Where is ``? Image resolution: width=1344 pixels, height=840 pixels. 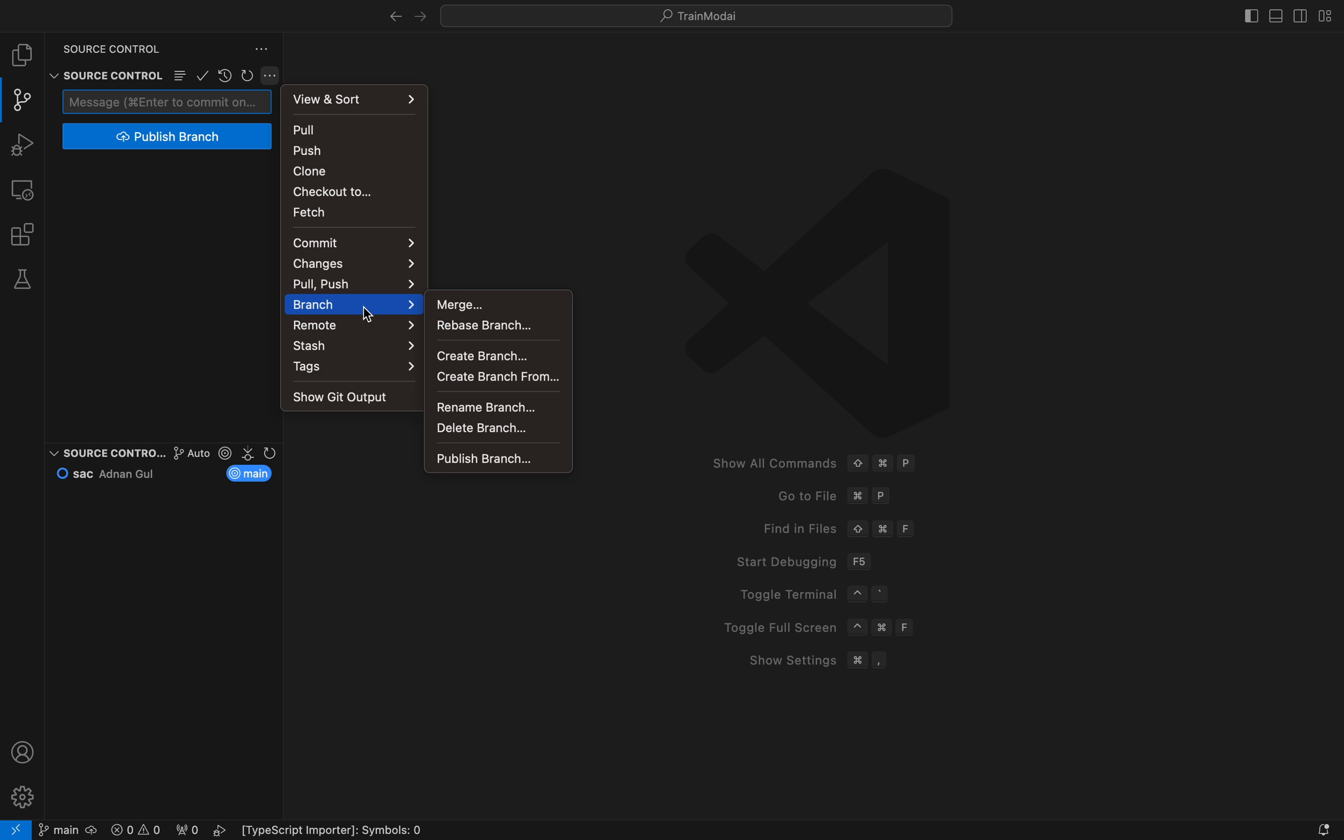
 is located at coordinates (355, 325).